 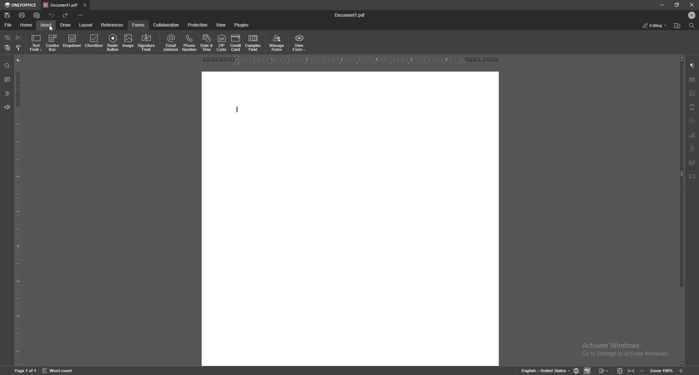 I want to click on complex field, so click(x=253, y=43).